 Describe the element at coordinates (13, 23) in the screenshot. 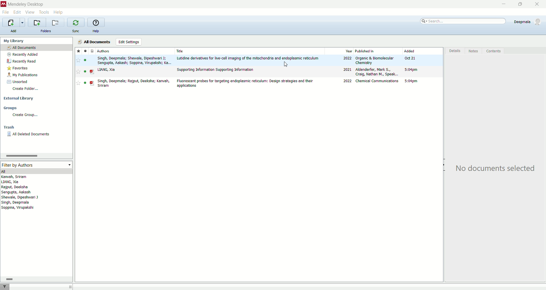

I see `imports` at that location.